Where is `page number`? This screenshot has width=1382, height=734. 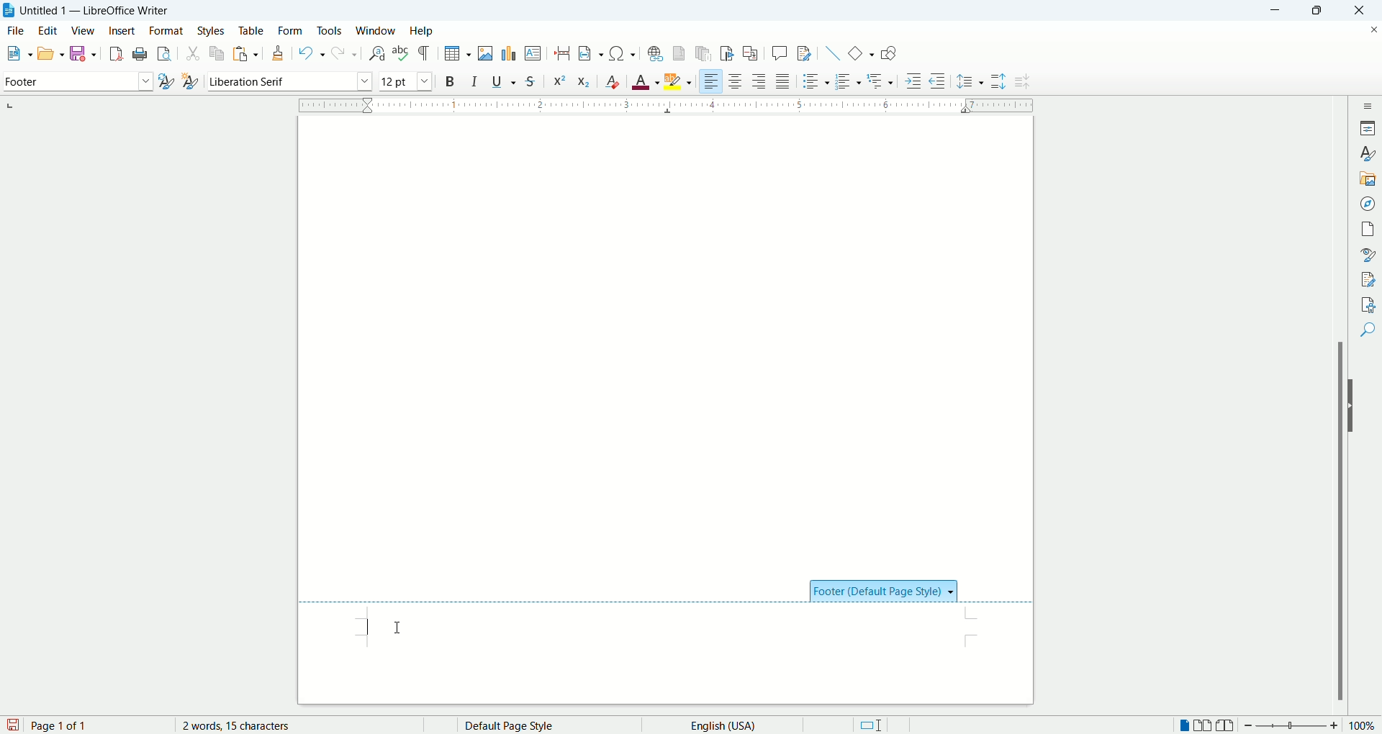 page number is located at coordinates (97, 725).